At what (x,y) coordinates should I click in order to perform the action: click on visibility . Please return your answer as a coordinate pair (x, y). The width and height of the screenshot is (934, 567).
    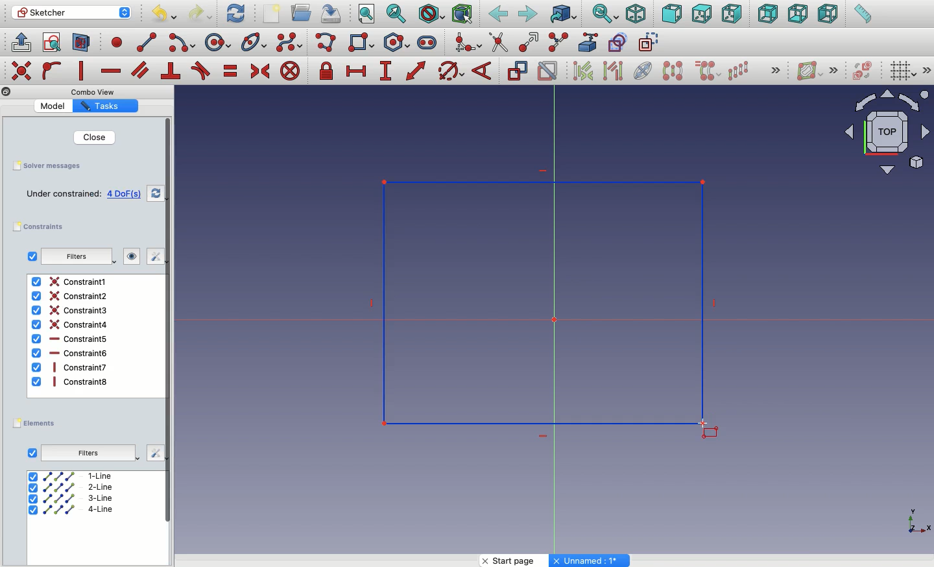
    Looking at the image, I should click on (129, 256).